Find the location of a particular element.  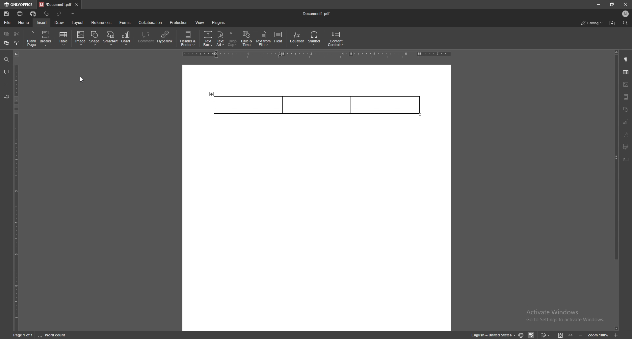

track changes is located at coordinates (546, 335).